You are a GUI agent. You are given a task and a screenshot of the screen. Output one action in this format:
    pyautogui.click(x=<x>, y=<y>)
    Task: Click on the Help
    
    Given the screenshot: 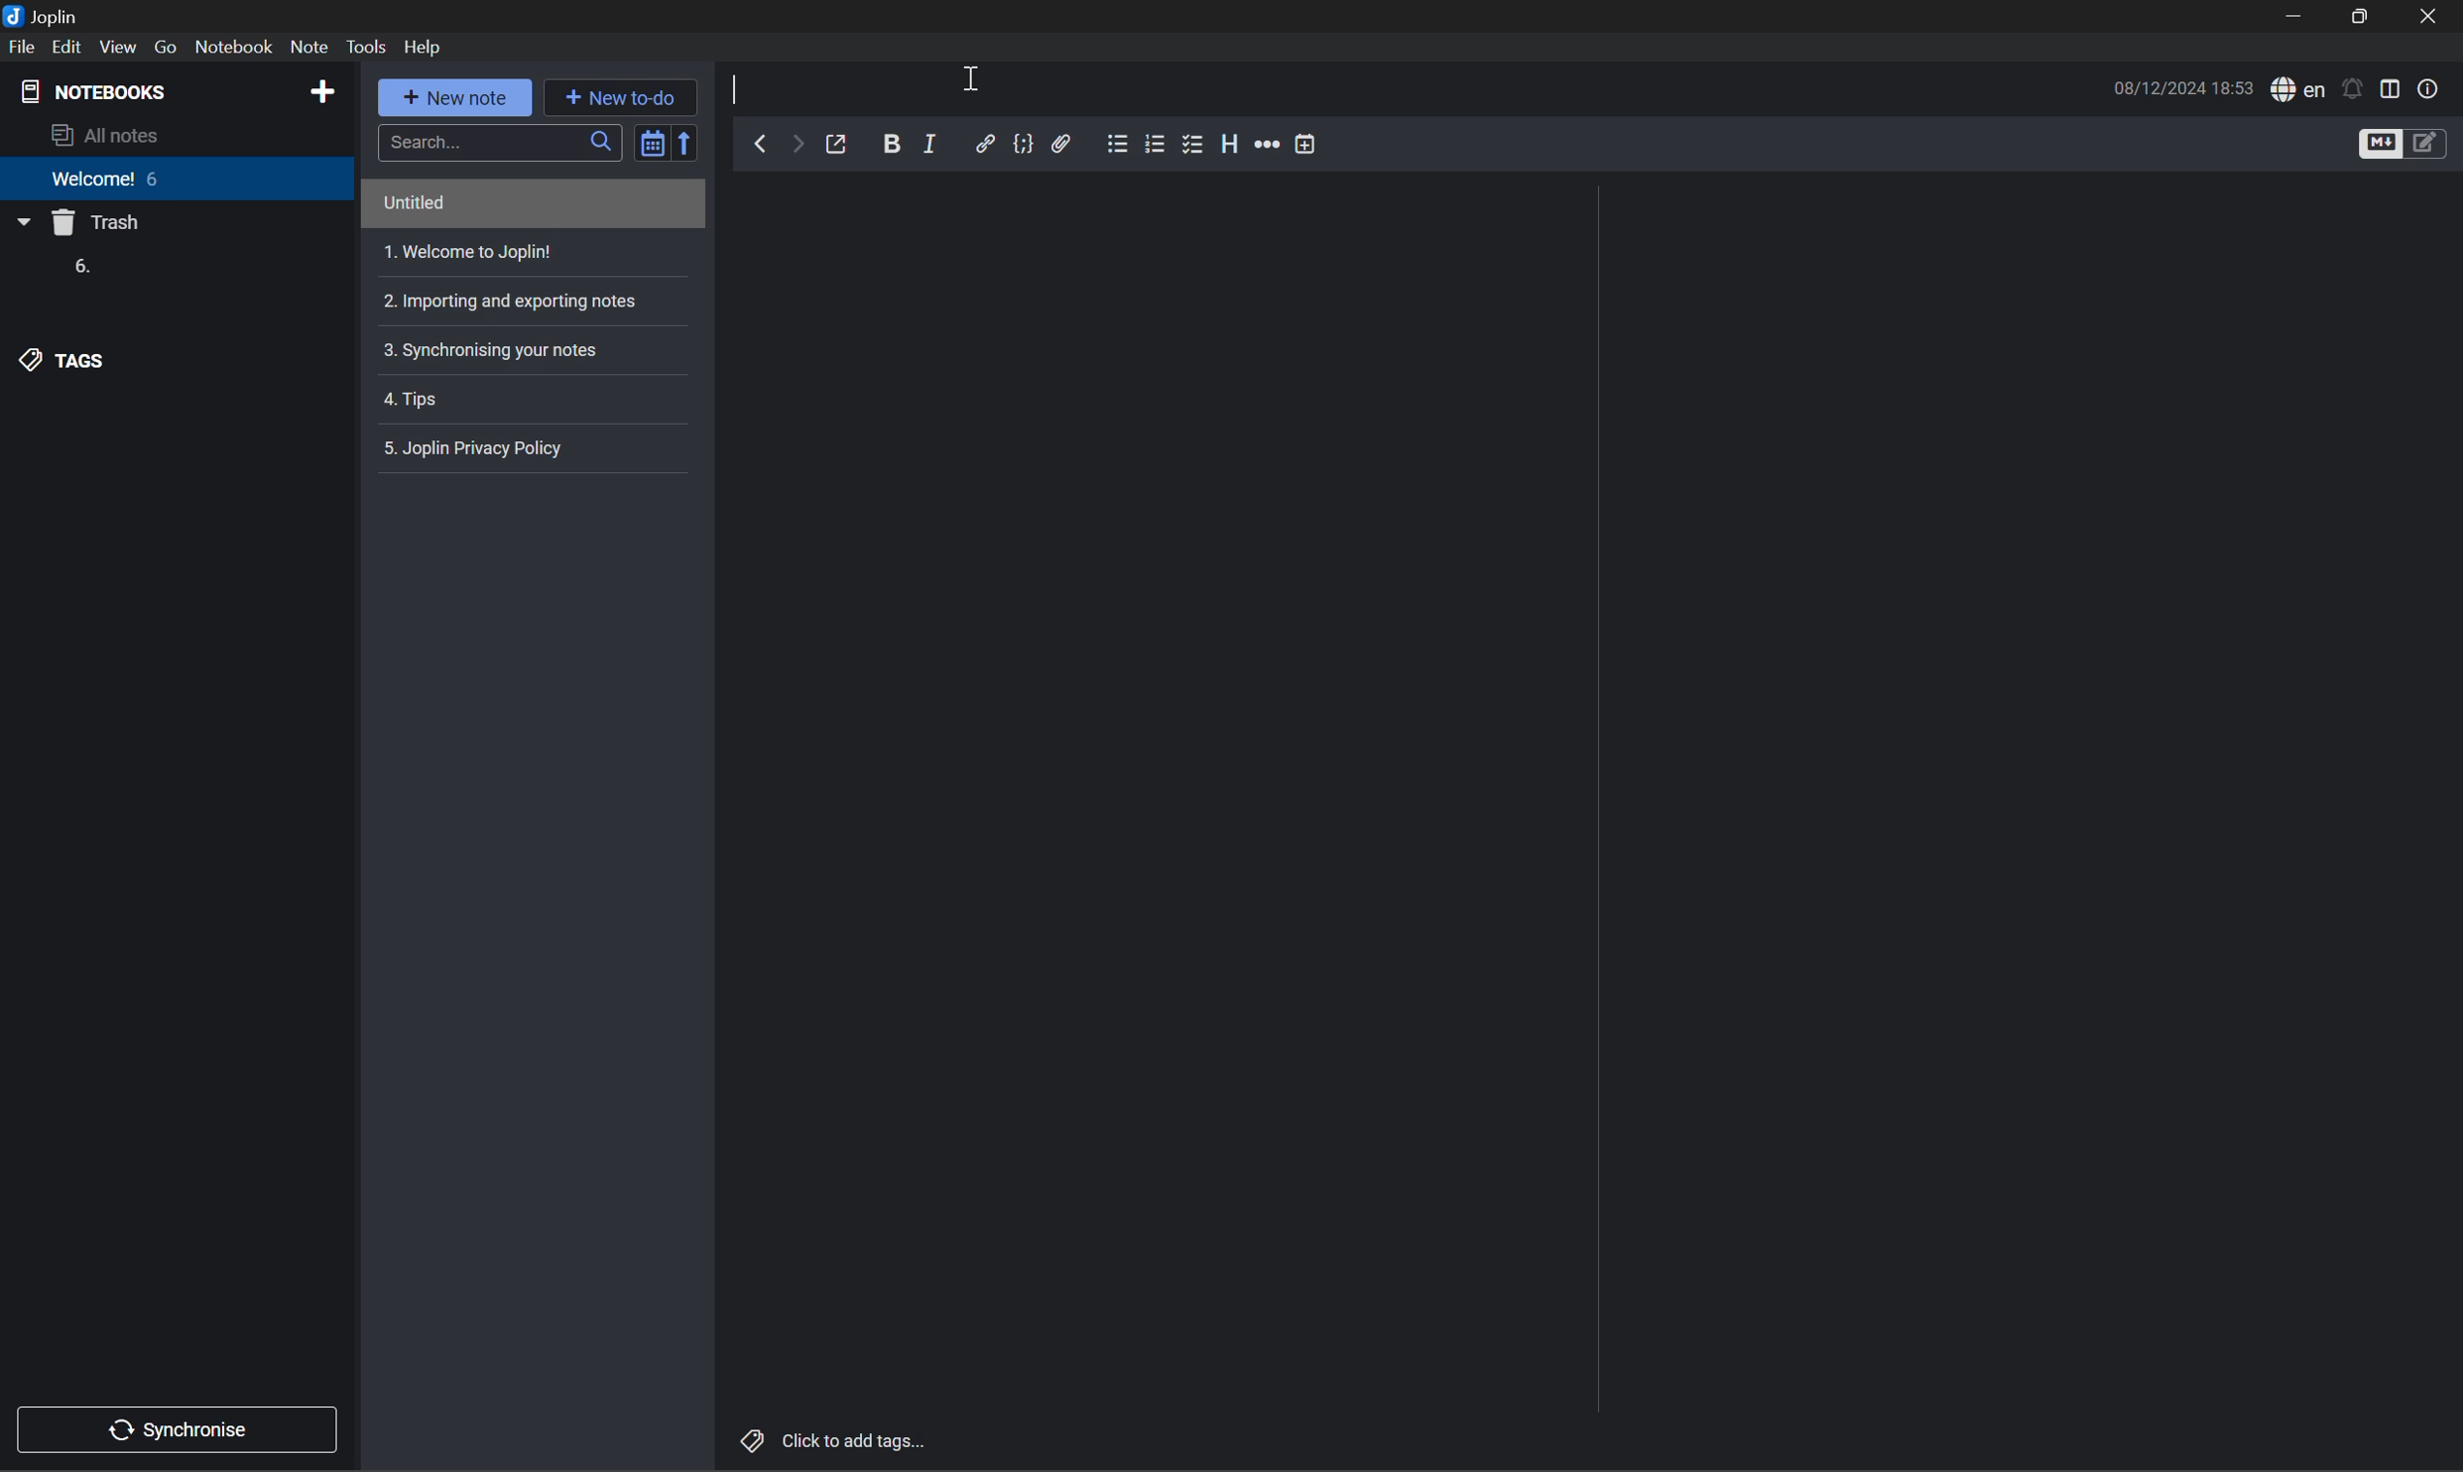 What is the action you would take?
    pyautogui.click(x=431, y=47)
    